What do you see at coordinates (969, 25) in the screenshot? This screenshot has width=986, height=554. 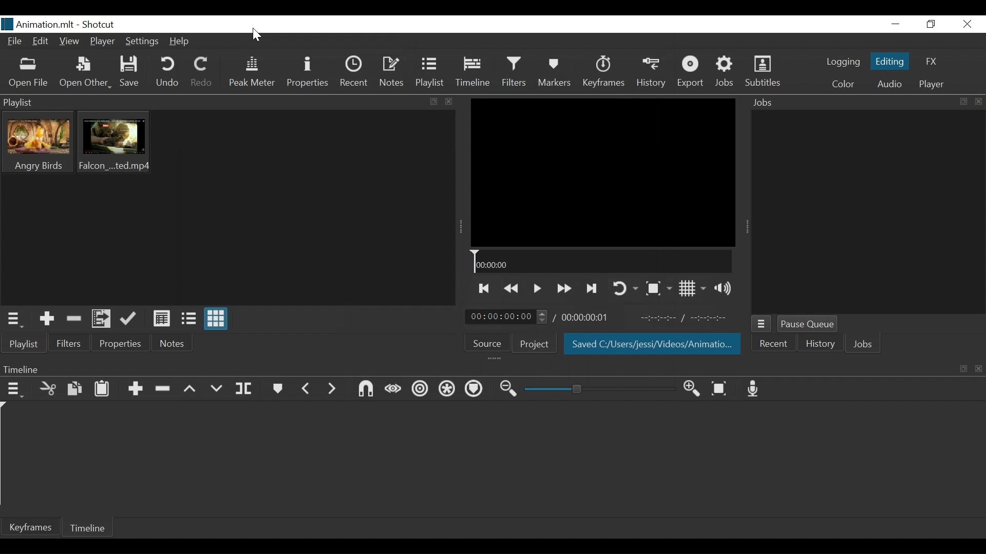 I see `Close` at bounding box center [969, 25].